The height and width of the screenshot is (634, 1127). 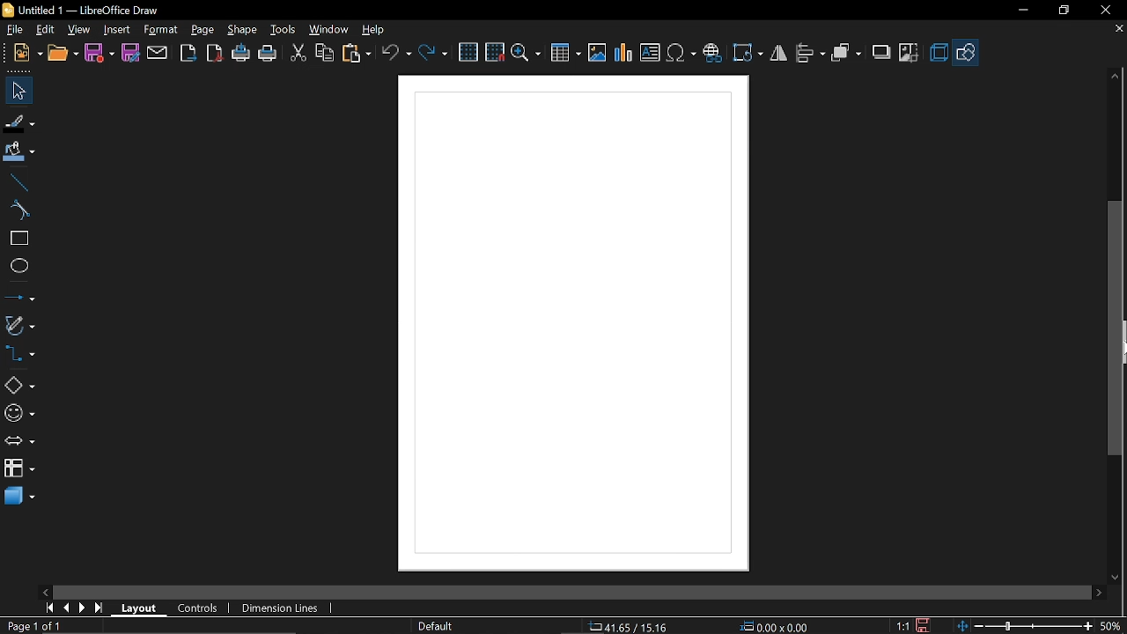 I want to click on next page, so click(x=85, y=608).